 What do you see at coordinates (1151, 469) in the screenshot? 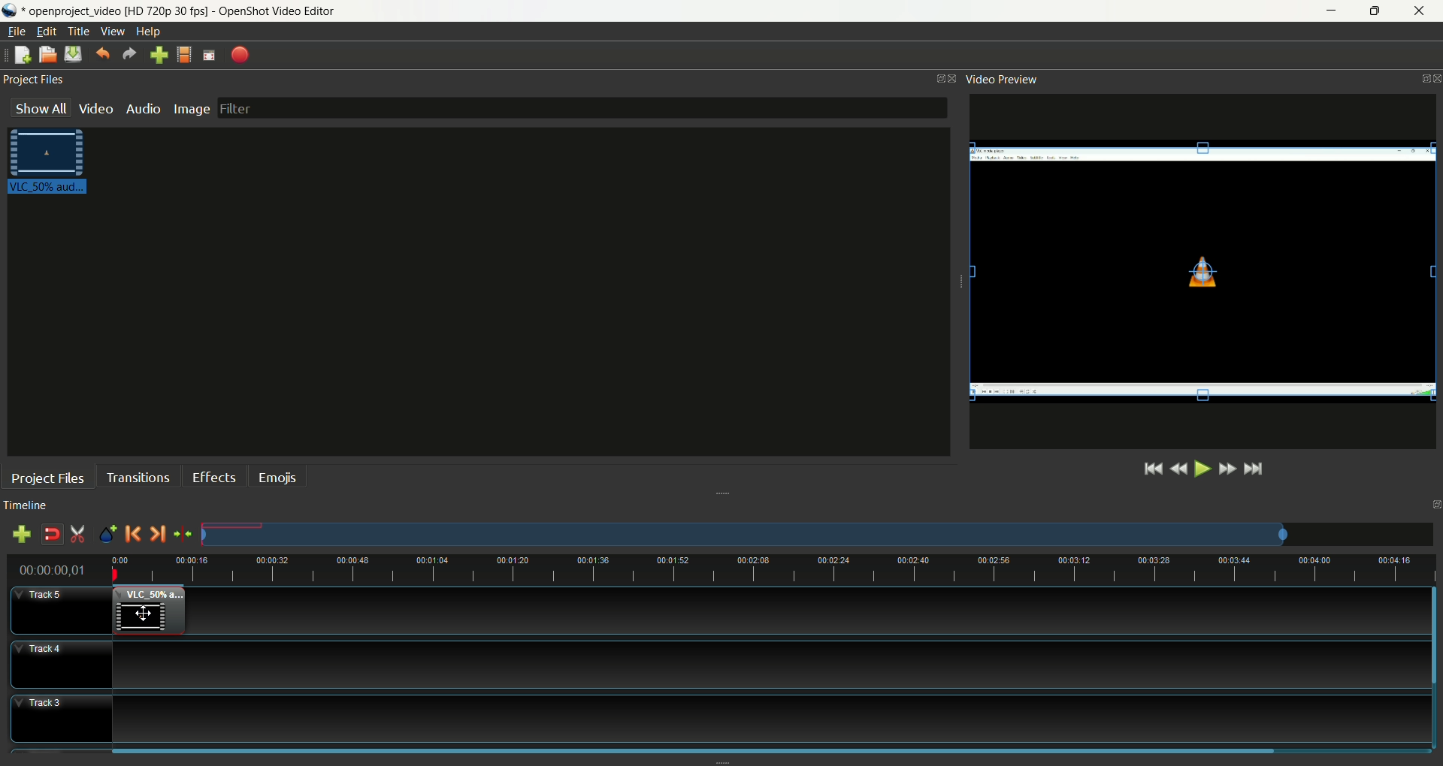
I see `jump to start` at bounding box center [1151, 469].